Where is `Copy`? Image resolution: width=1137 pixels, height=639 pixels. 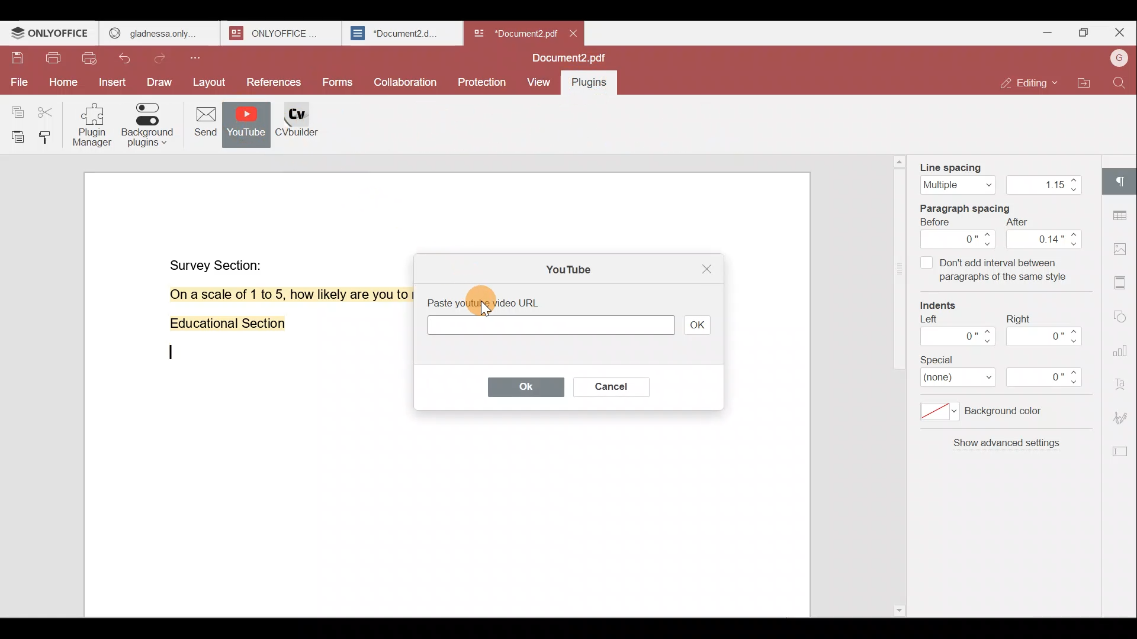 Copy is located at coordinates (17, 107).